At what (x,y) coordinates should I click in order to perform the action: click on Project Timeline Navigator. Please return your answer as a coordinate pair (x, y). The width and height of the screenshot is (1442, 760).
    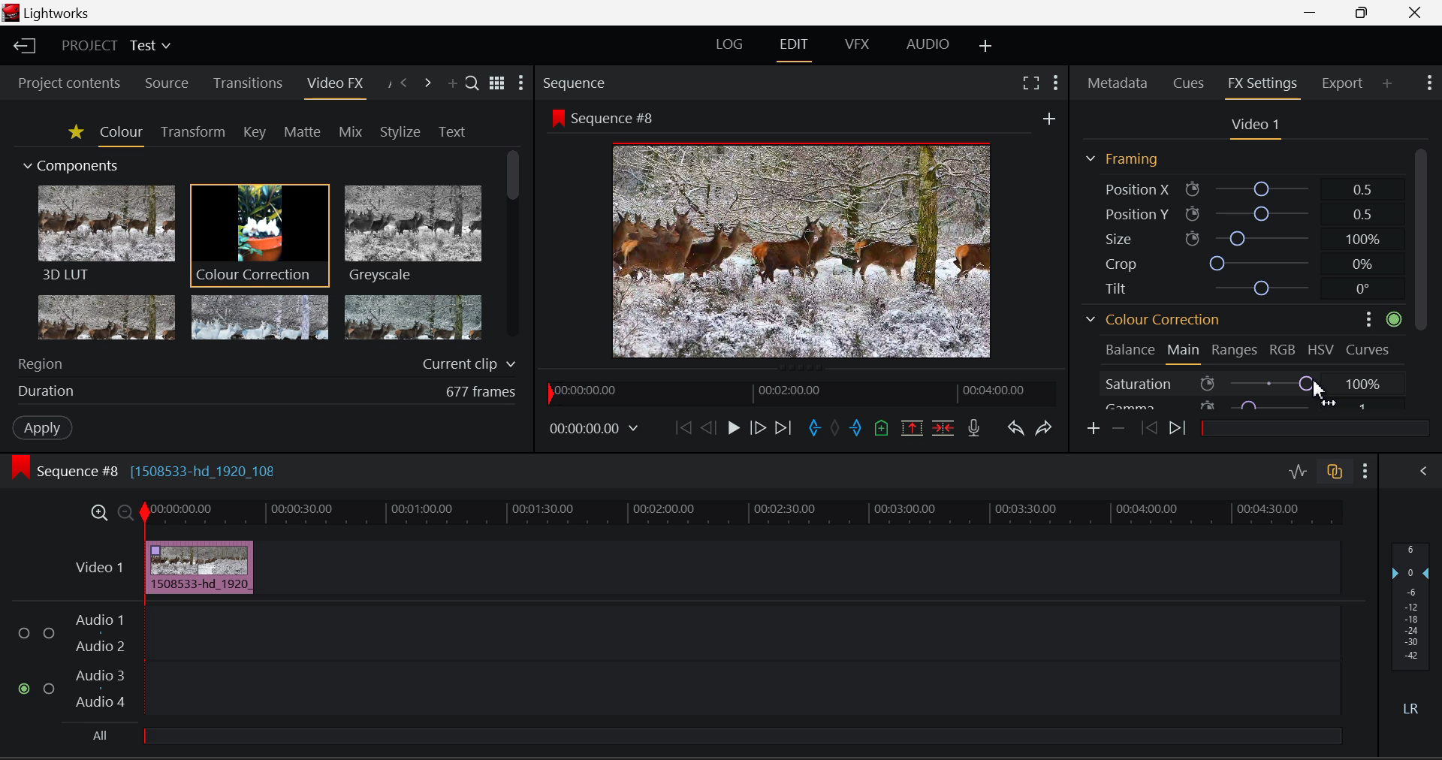
    Looking at the image, I should click on (802, 391).